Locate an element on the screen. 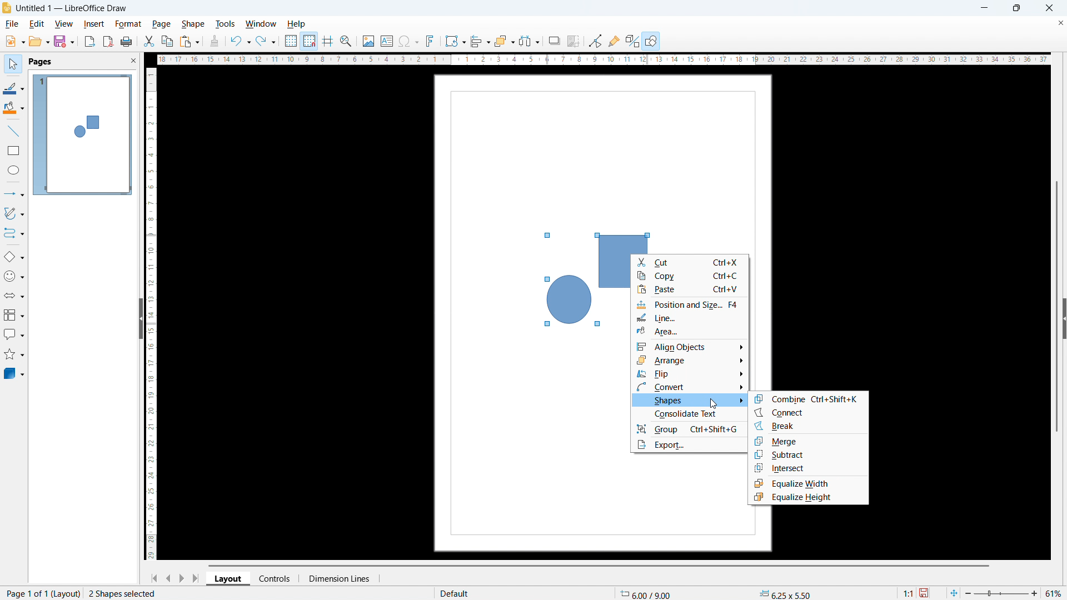 The image size is (1067, 600). format is located at coordinates (128, 24).